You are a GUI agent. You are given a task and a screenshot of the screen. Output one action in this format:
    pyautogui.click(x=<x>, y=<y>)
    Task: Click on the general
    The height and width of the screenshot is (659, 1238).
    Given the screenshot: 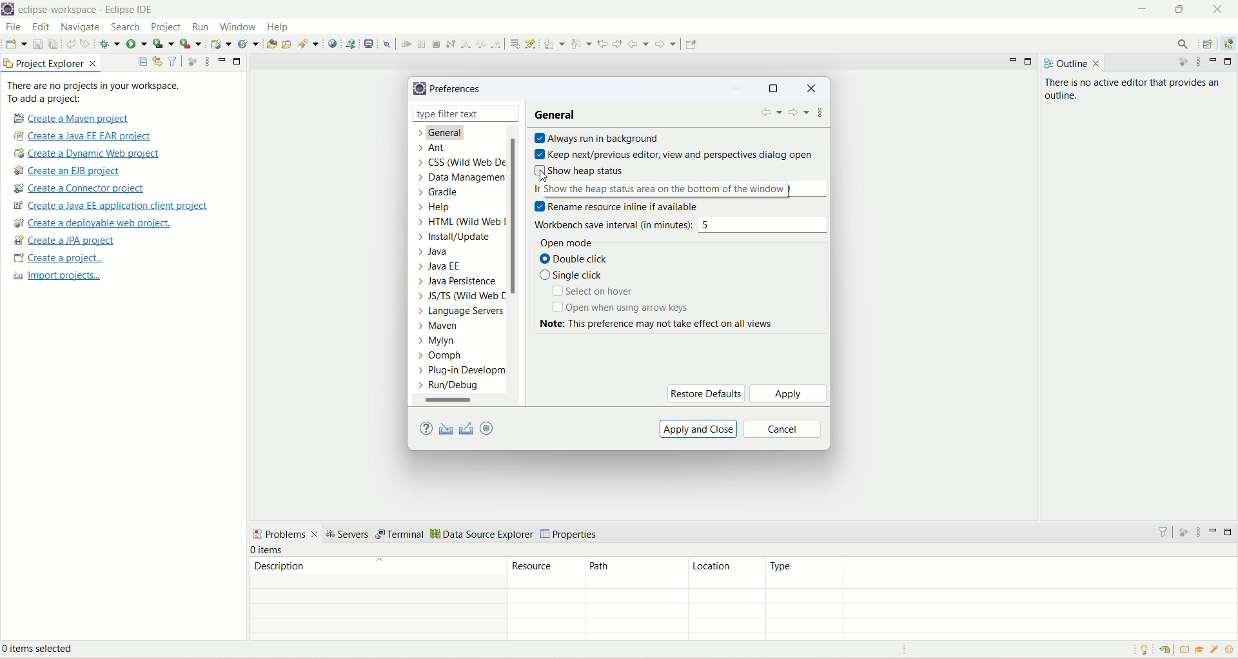 What is the action you would take?
    pyautogui.click(x=447, y=134)
    